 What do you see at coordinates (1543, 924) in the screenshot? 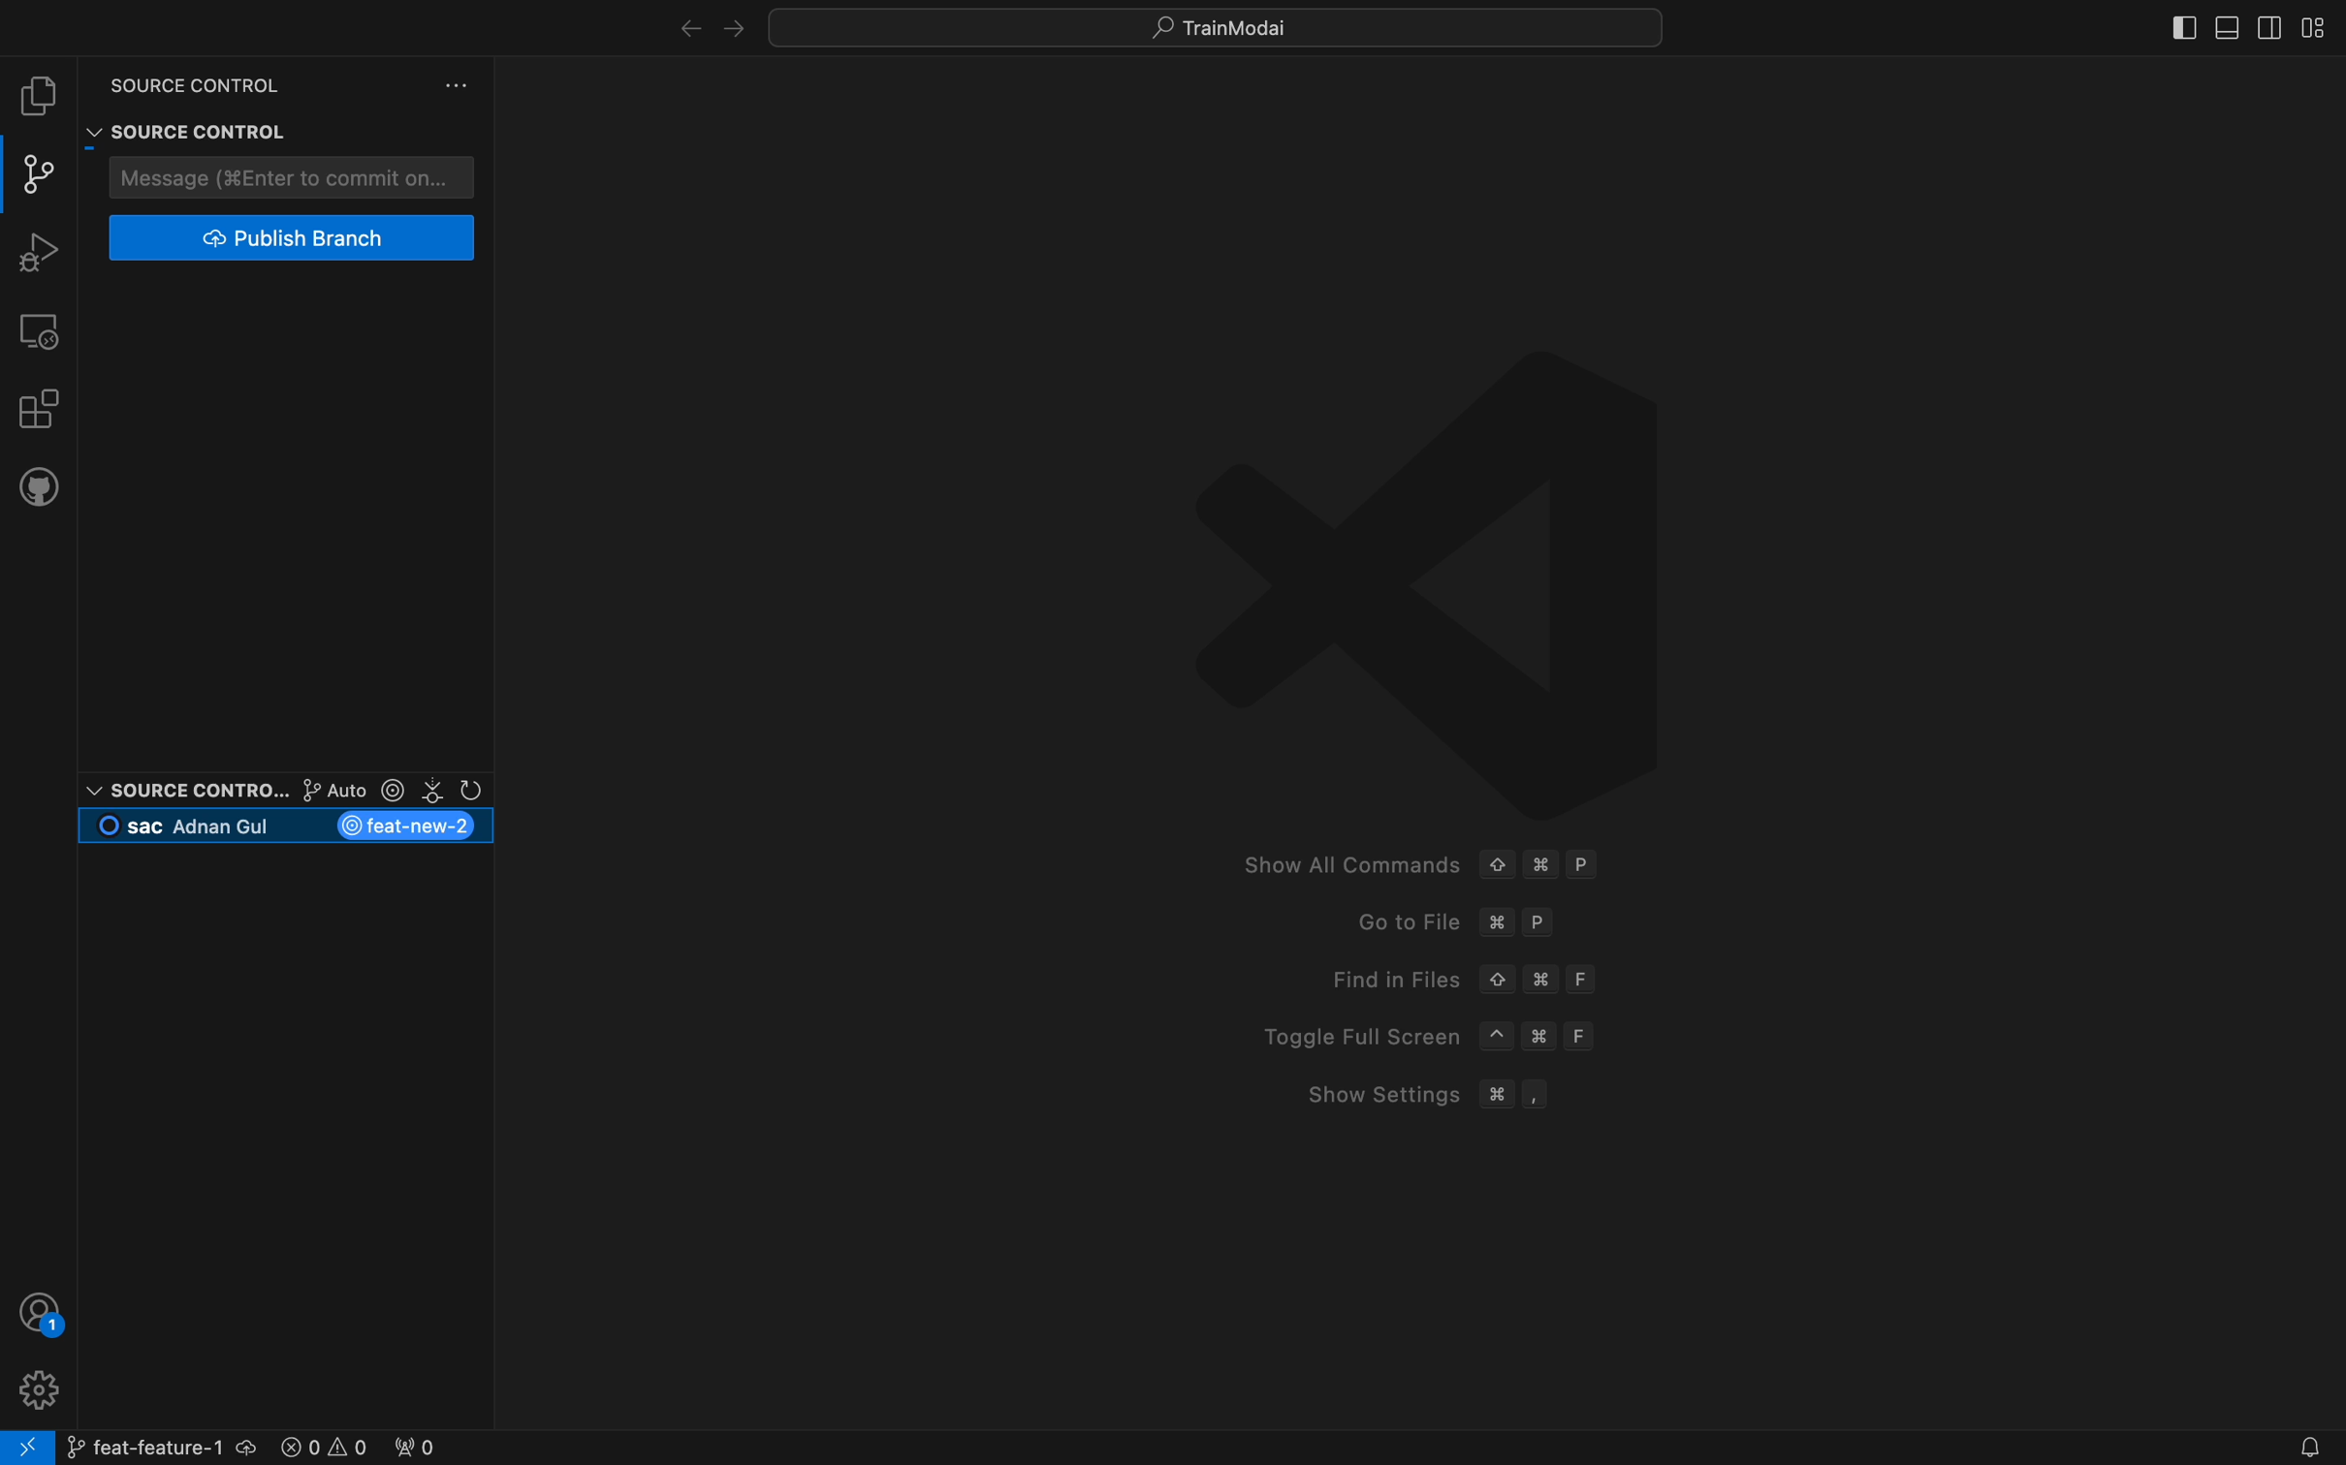
I see `P` at bounding box center [1543, 924].